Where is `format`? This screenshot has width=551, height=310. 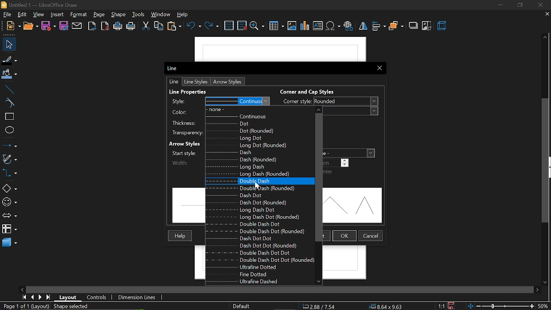
format is located at coordinates (79, 15).